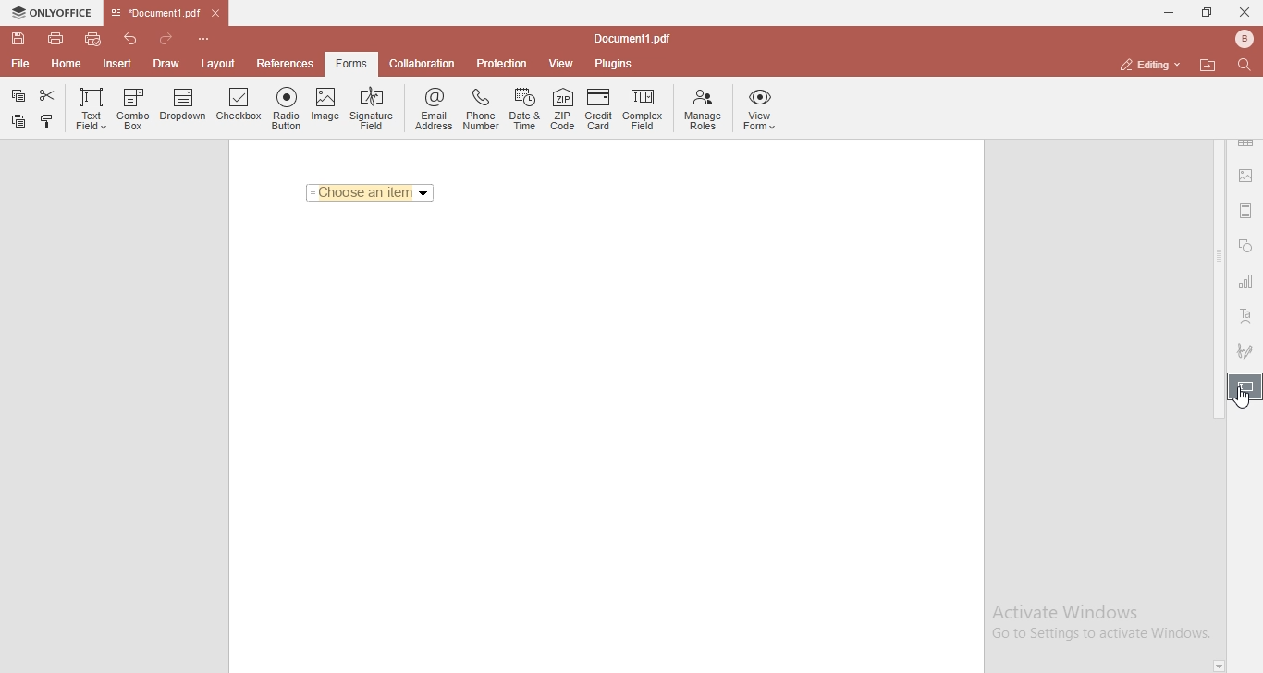  I want to click on margin, so click(1246, 209).